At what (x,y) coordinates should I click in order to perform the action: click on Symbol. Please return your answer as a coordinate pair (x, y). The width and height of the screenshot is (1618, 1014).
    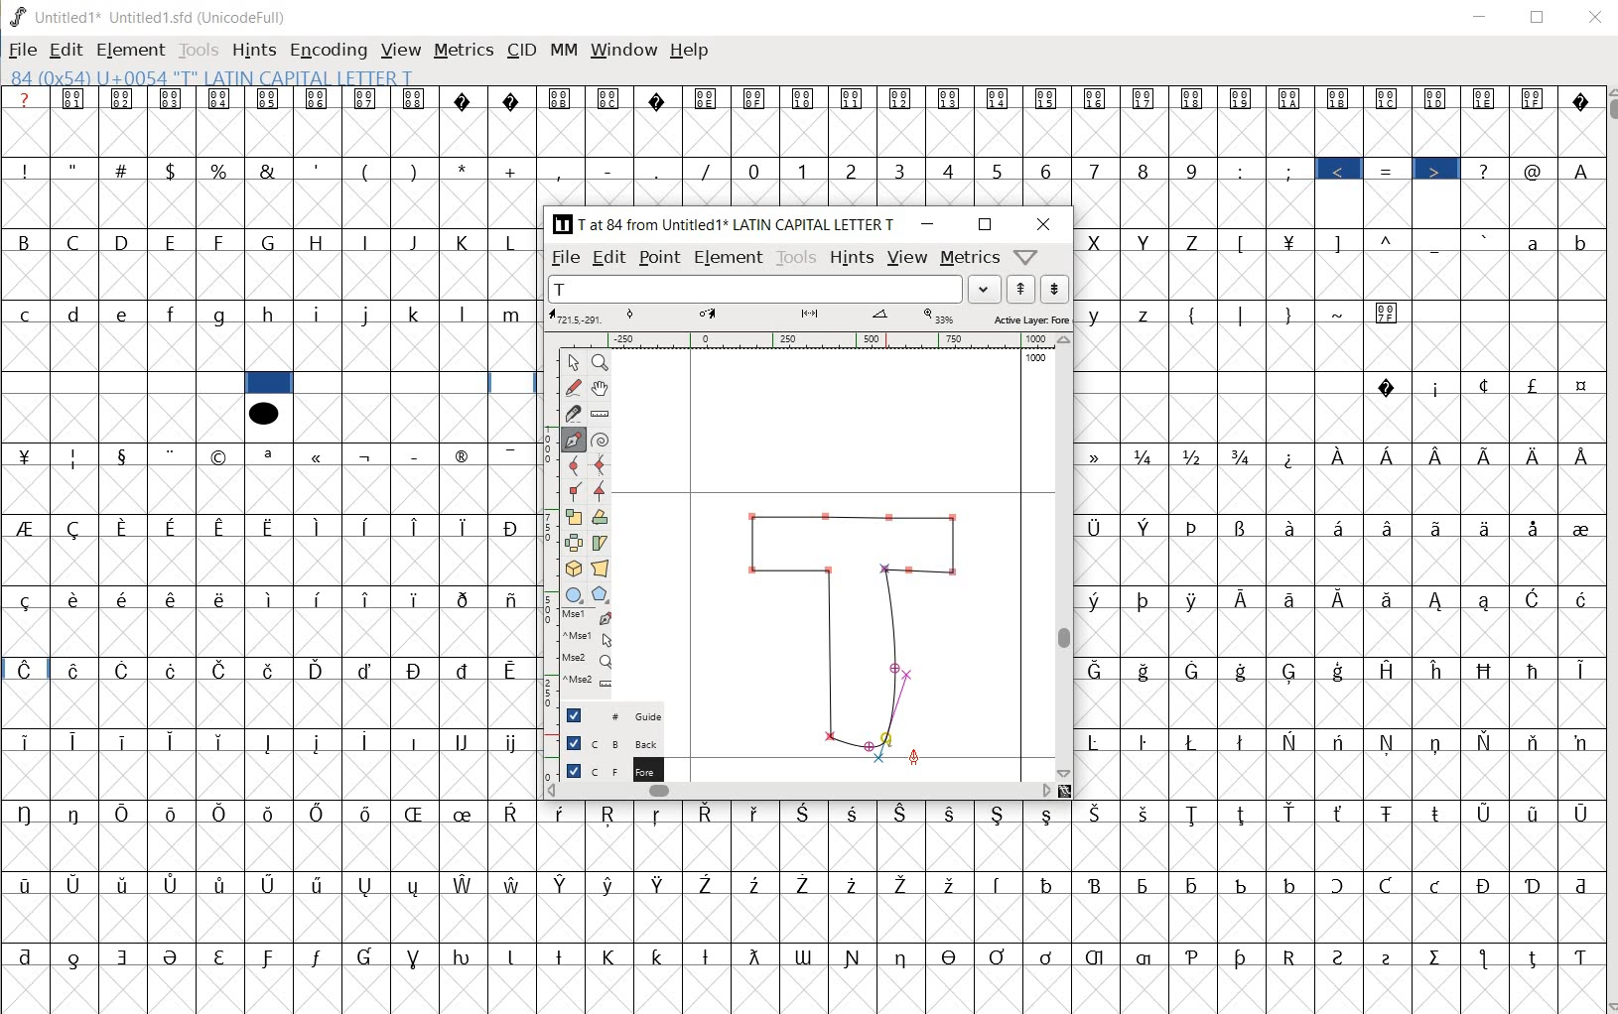
    Looking at the image, I should click on (1242, 528).